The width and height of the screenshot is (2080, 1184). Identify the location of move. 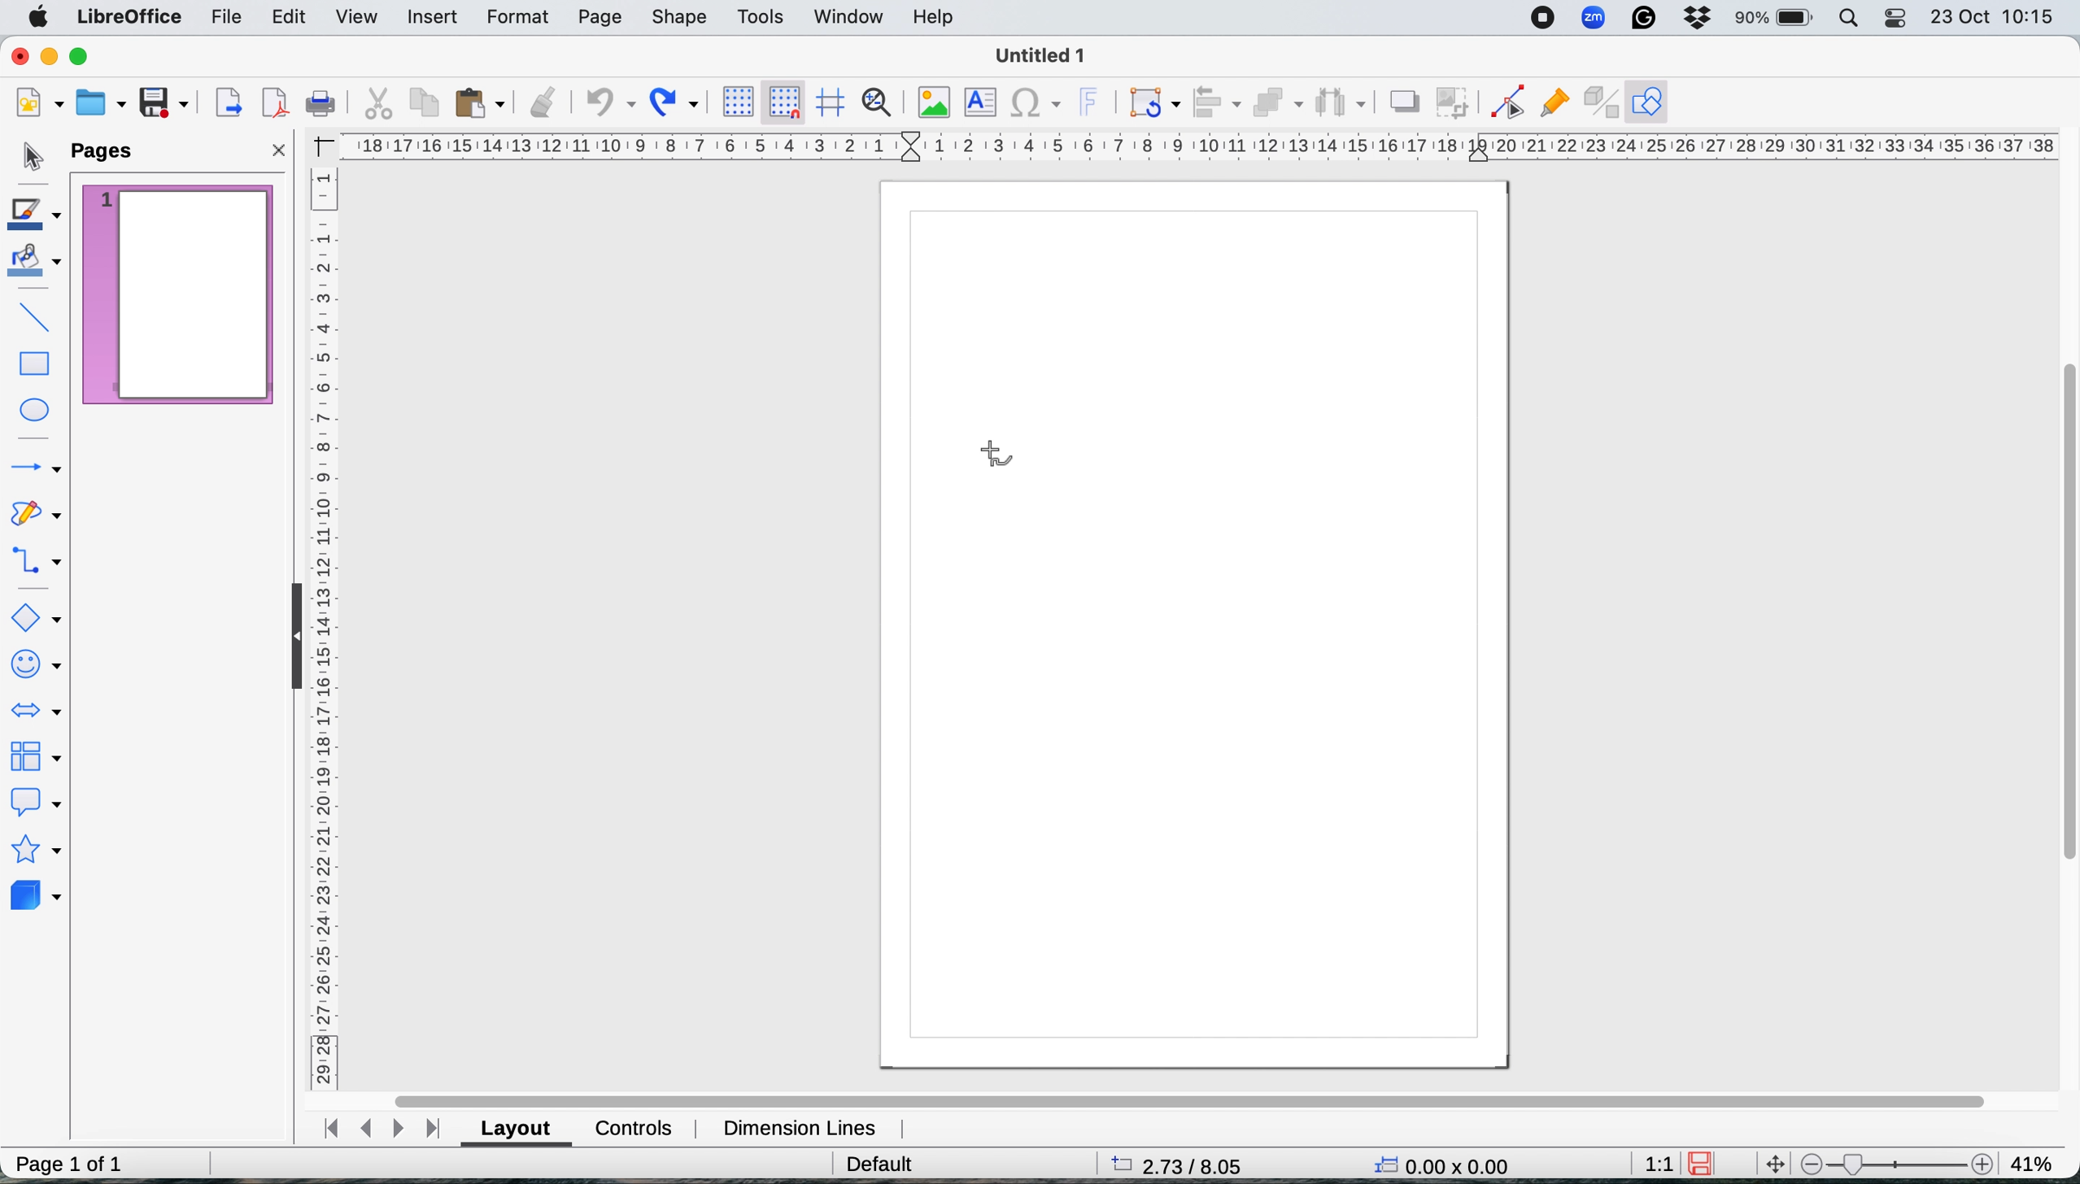
(1777, 1164).